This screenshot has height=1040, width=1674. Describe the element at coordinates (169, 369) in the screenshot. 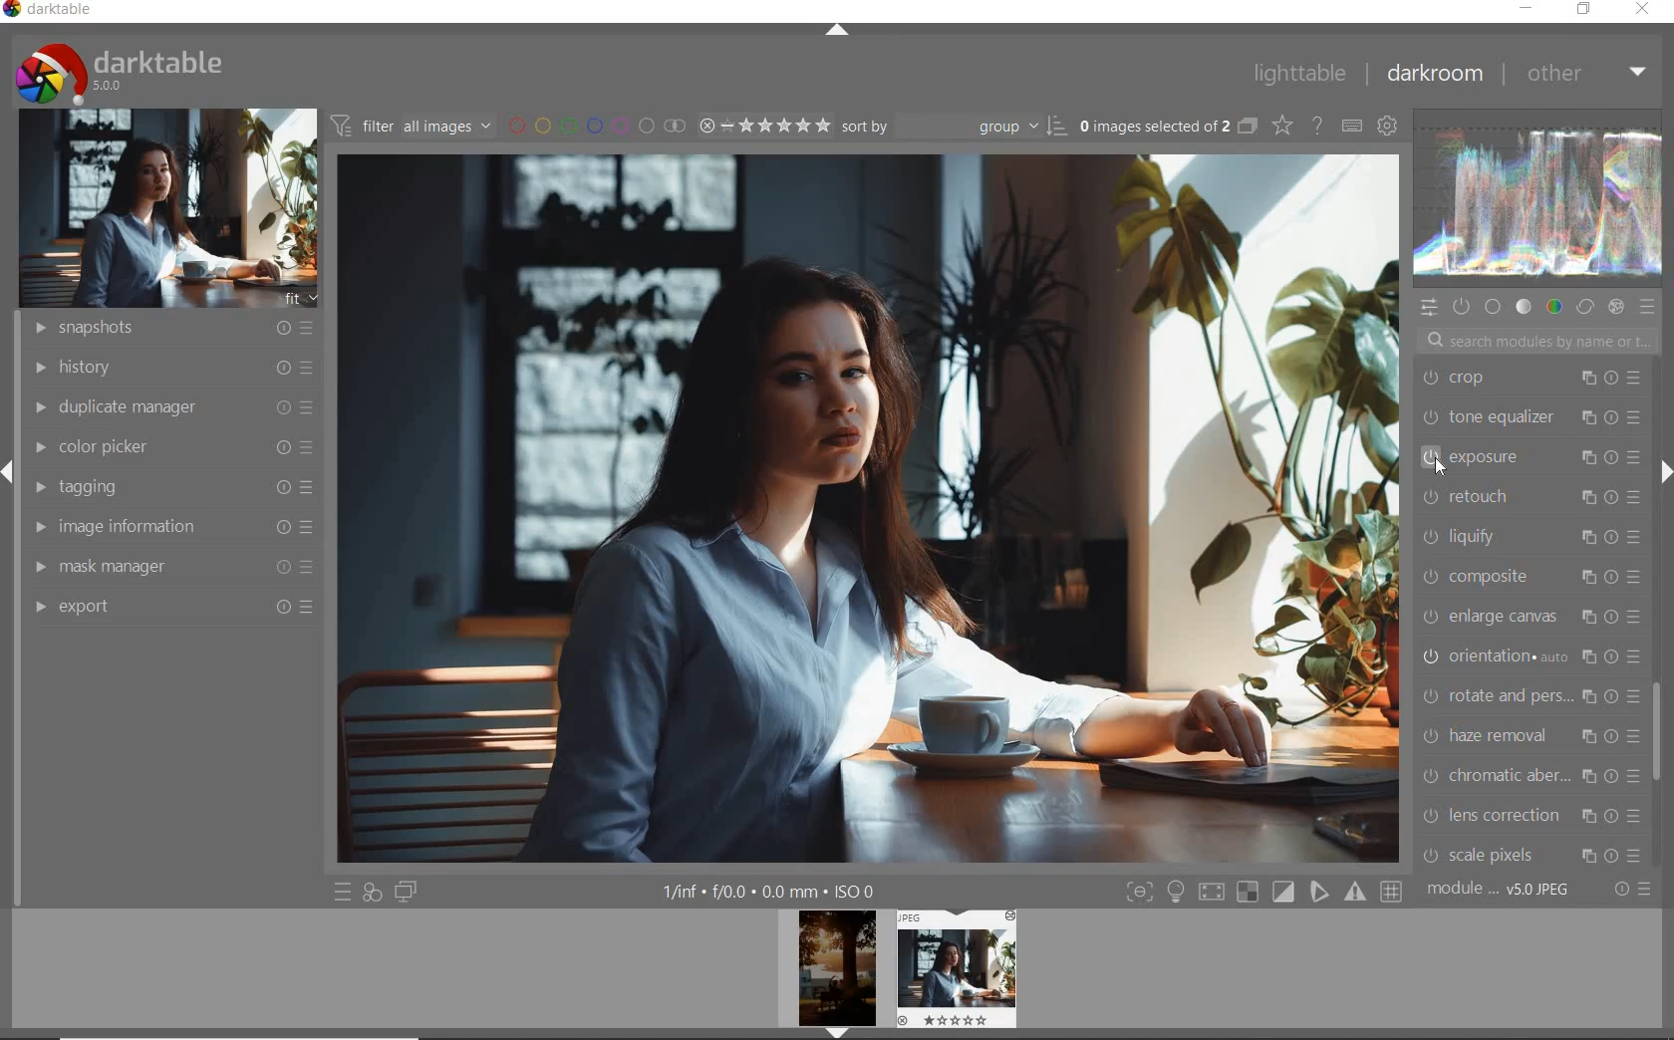

I see `HISTORY` at that location.